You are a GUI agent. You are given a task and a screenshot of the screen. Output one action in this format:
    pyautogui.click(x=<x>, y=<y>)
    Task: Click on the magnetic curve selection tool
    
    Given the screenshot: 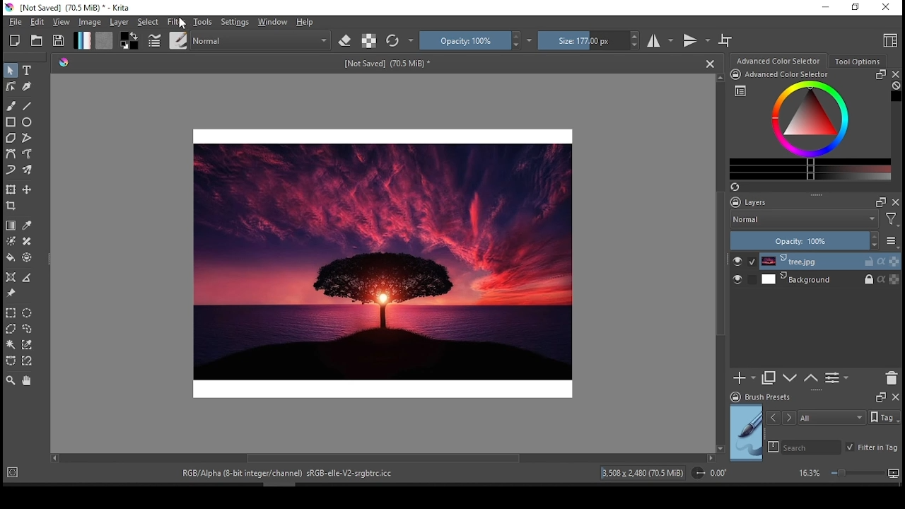 What is the action you would take?
    pyautogui.click(x=28, y=361)
    